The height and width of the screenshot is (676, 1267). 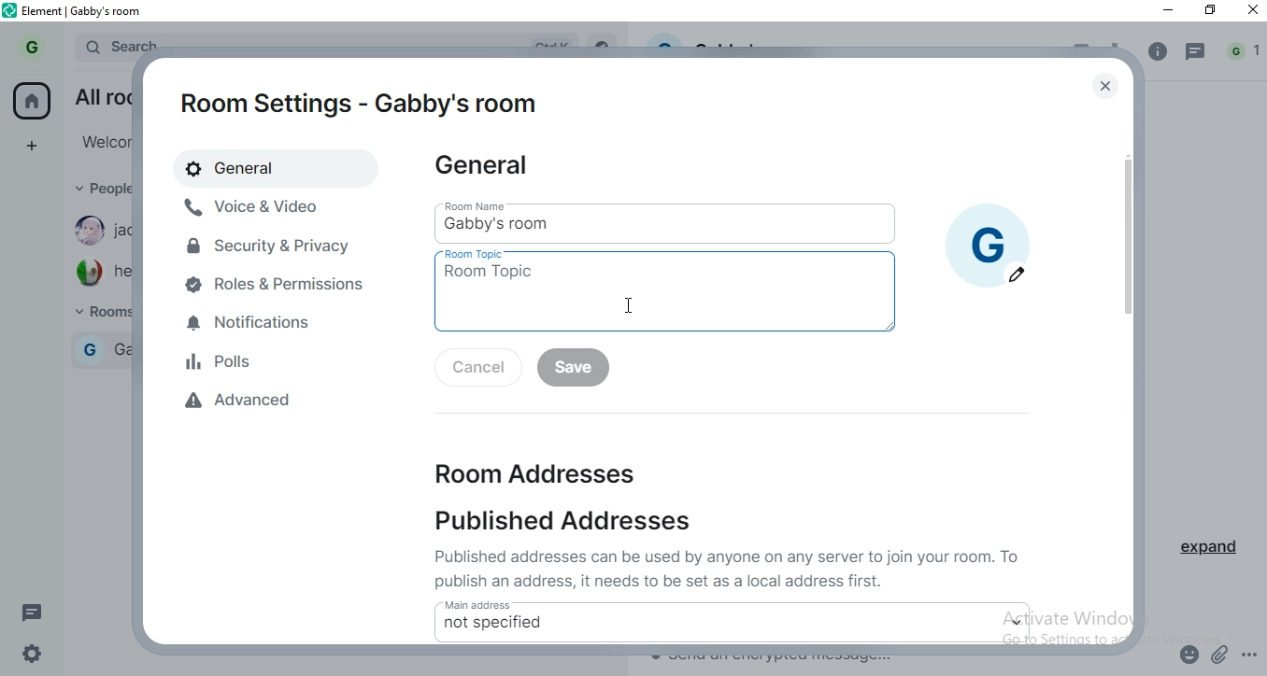 I want to click on roles & permissions, so click(x=278, y=286).